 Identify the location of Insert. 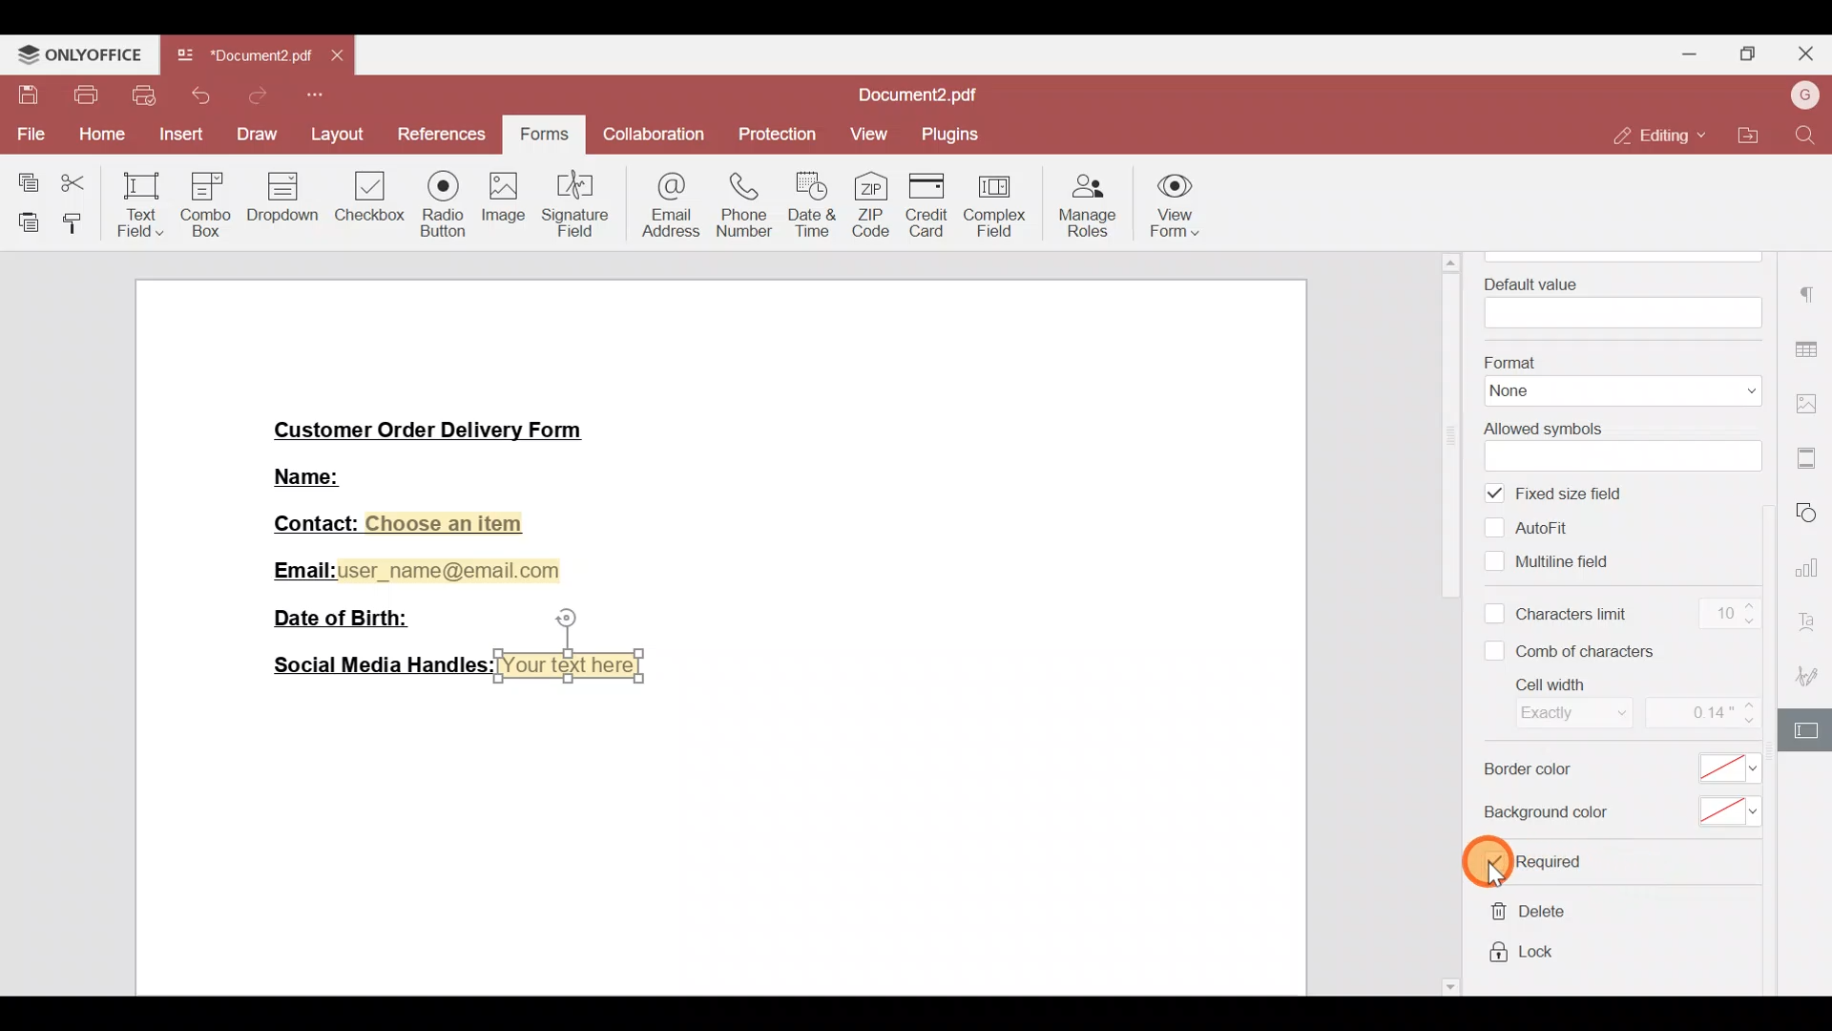
(178, 136).